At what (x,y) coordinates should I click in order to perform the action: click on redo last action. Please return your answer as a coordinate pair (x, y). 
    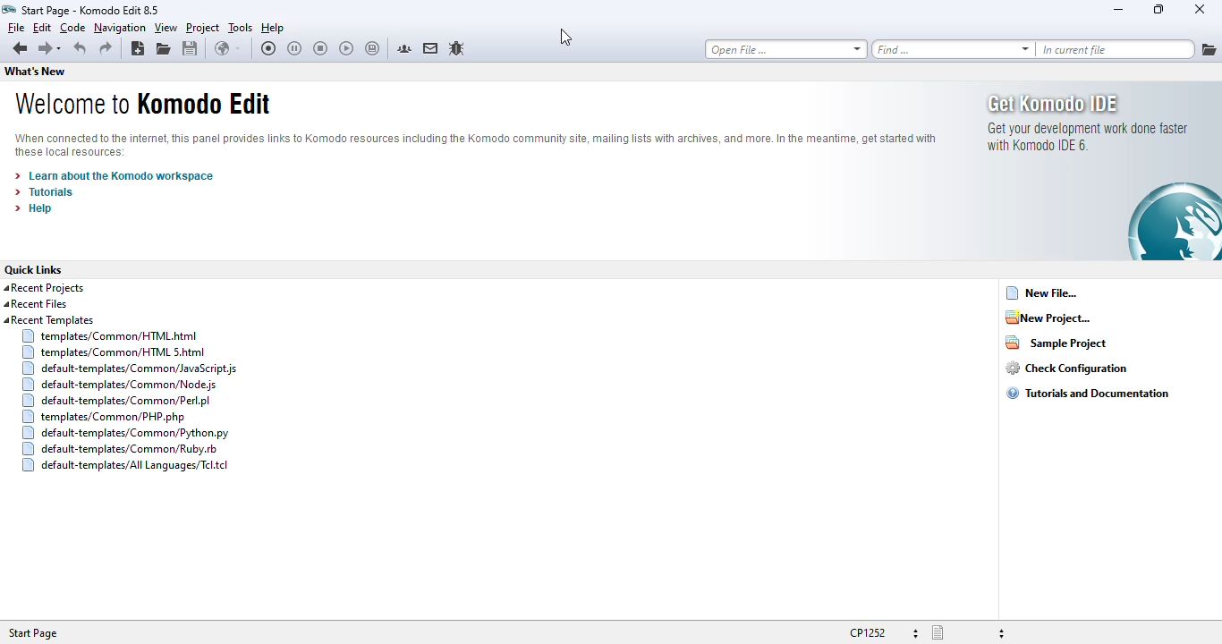
    Looking at the image, I should click on (106, 48).